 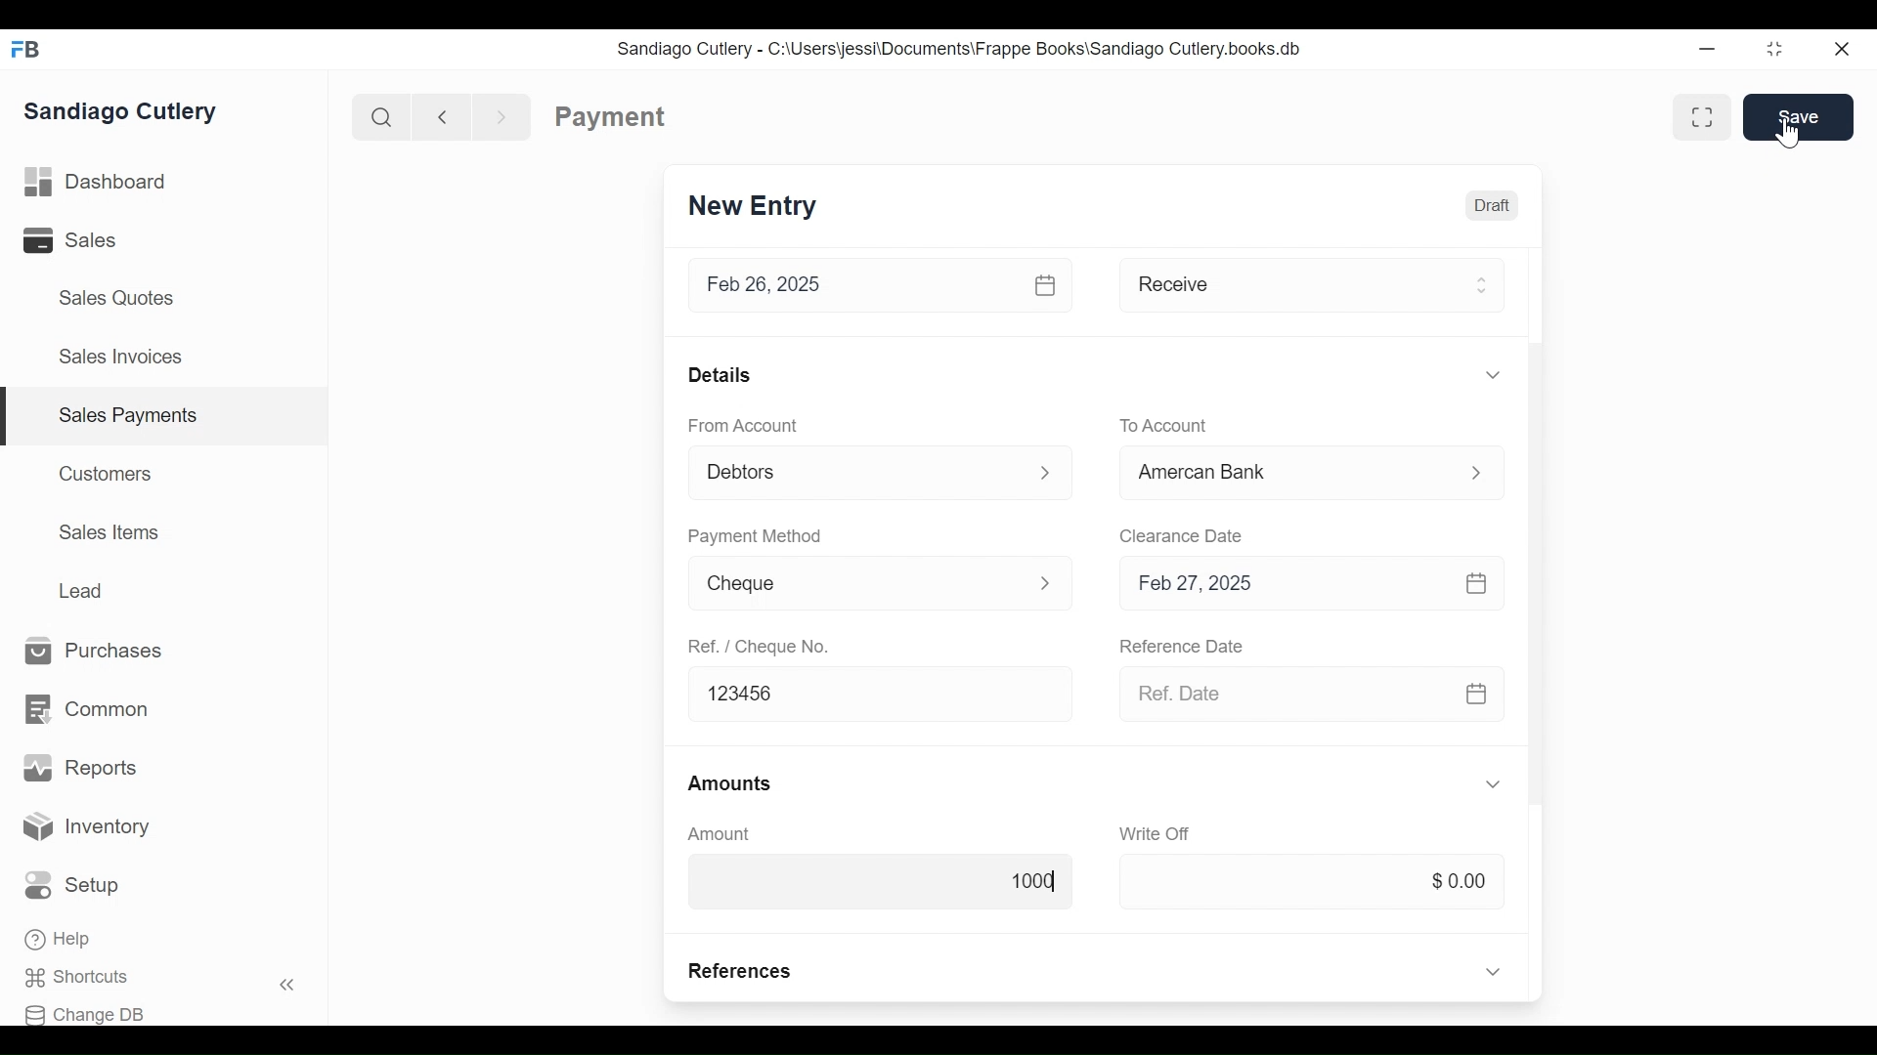 I want to click on Feb 26, 2025 , so click(x=856, y=285).